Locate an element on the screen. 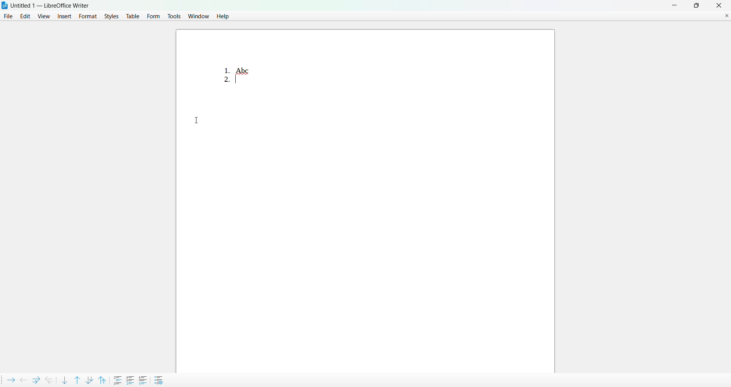  canvas is located at coordinates (409, 205).